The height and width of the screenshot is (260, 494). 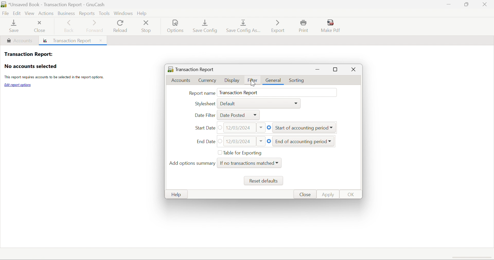 What do you see at coordinates (202, 93) in the screenshot?
I see `Report name` at bounding box center [202, 93].